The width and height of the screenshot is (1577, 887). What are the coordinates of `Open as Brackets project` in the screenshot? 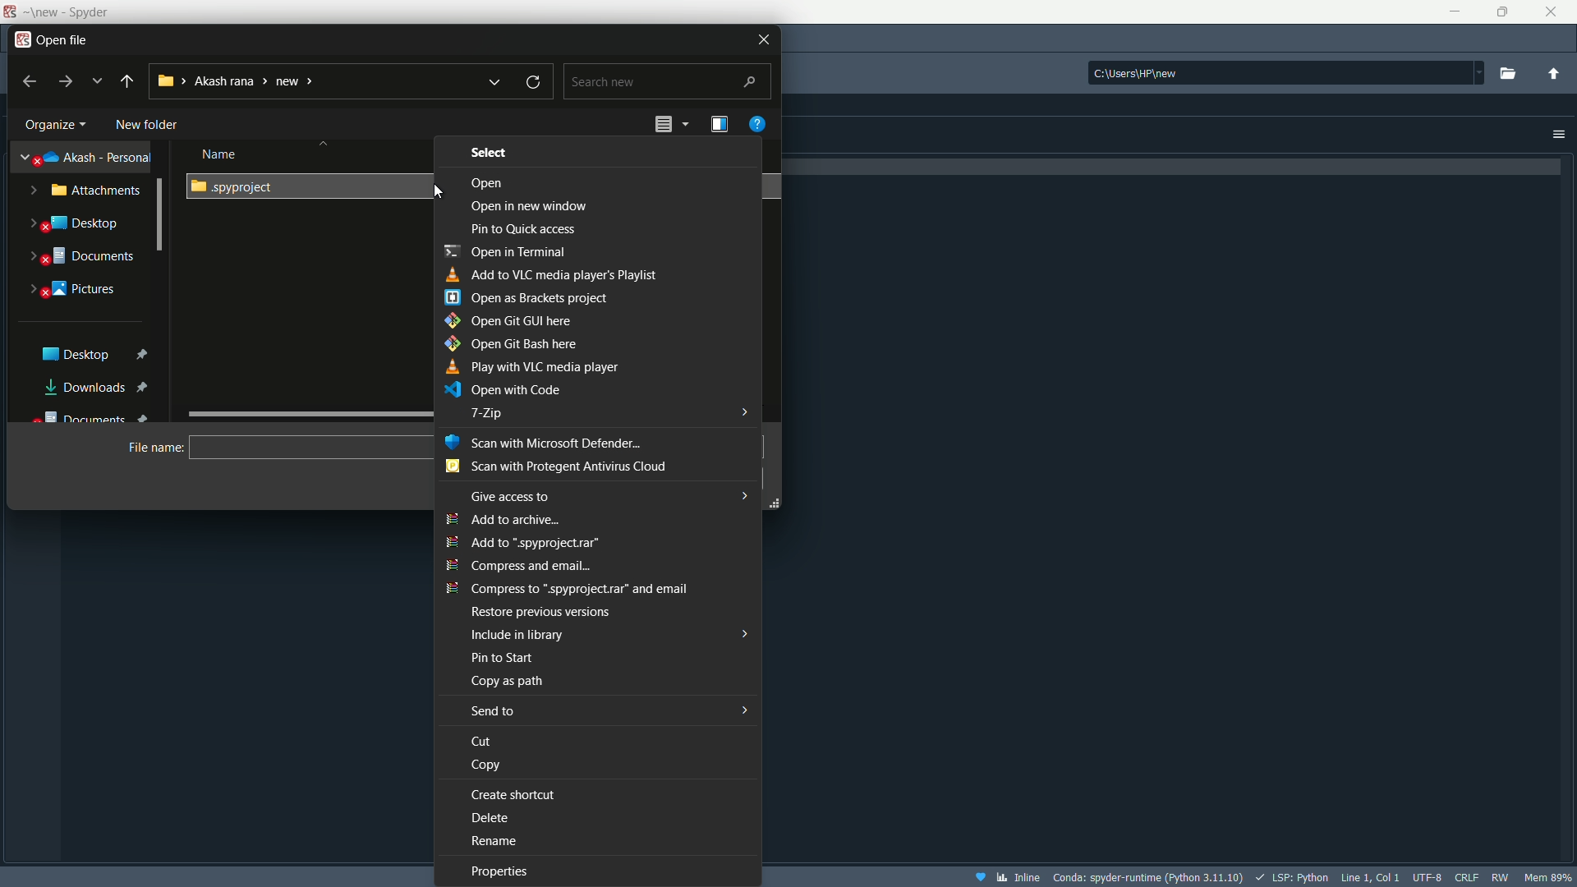 It's located at (534, 297).